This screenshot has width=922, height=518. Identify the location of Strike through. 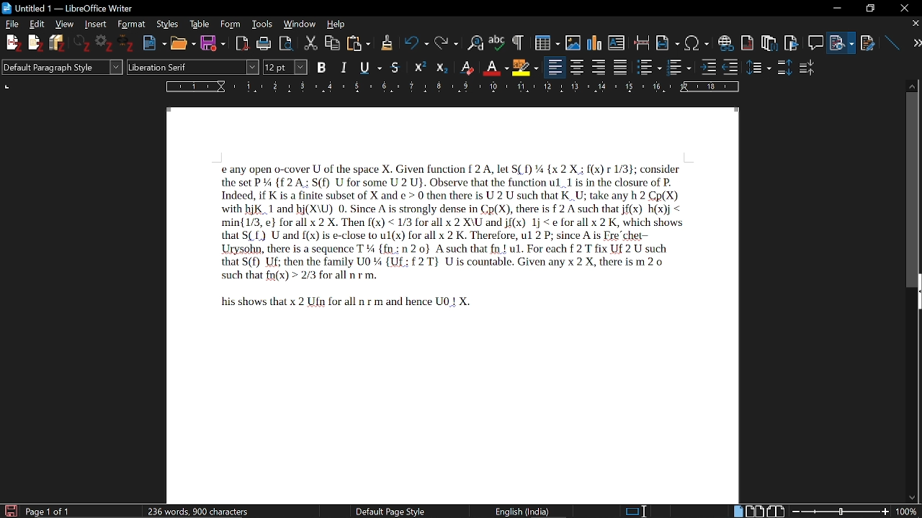
(396, 67).